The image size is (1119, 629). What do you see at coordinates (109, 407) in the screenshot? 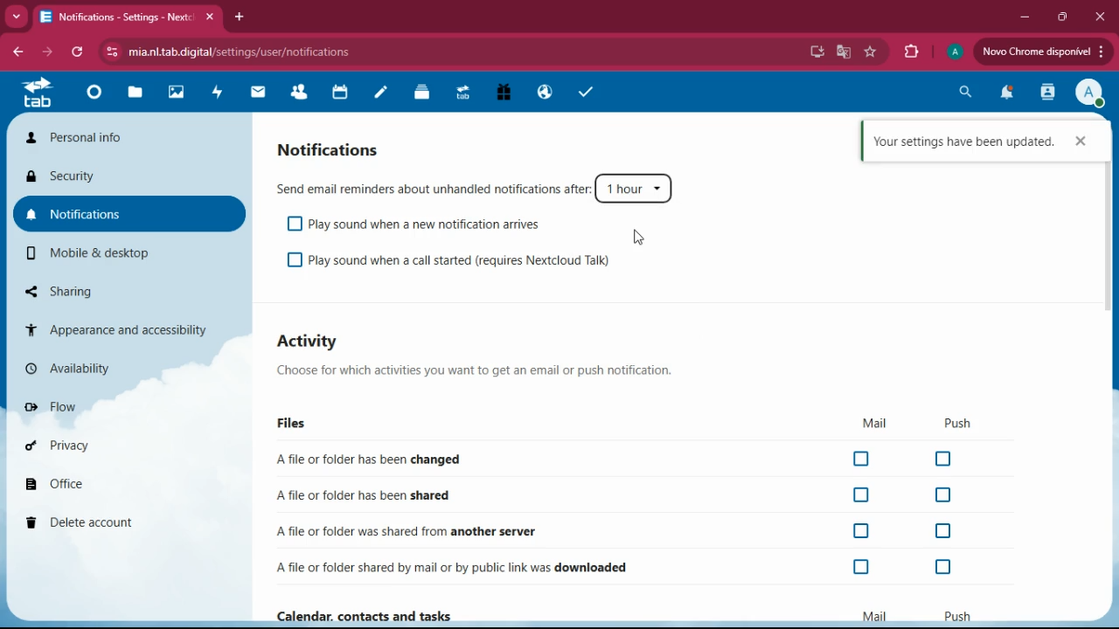
I see `flow` at bounding box center [109, 407].